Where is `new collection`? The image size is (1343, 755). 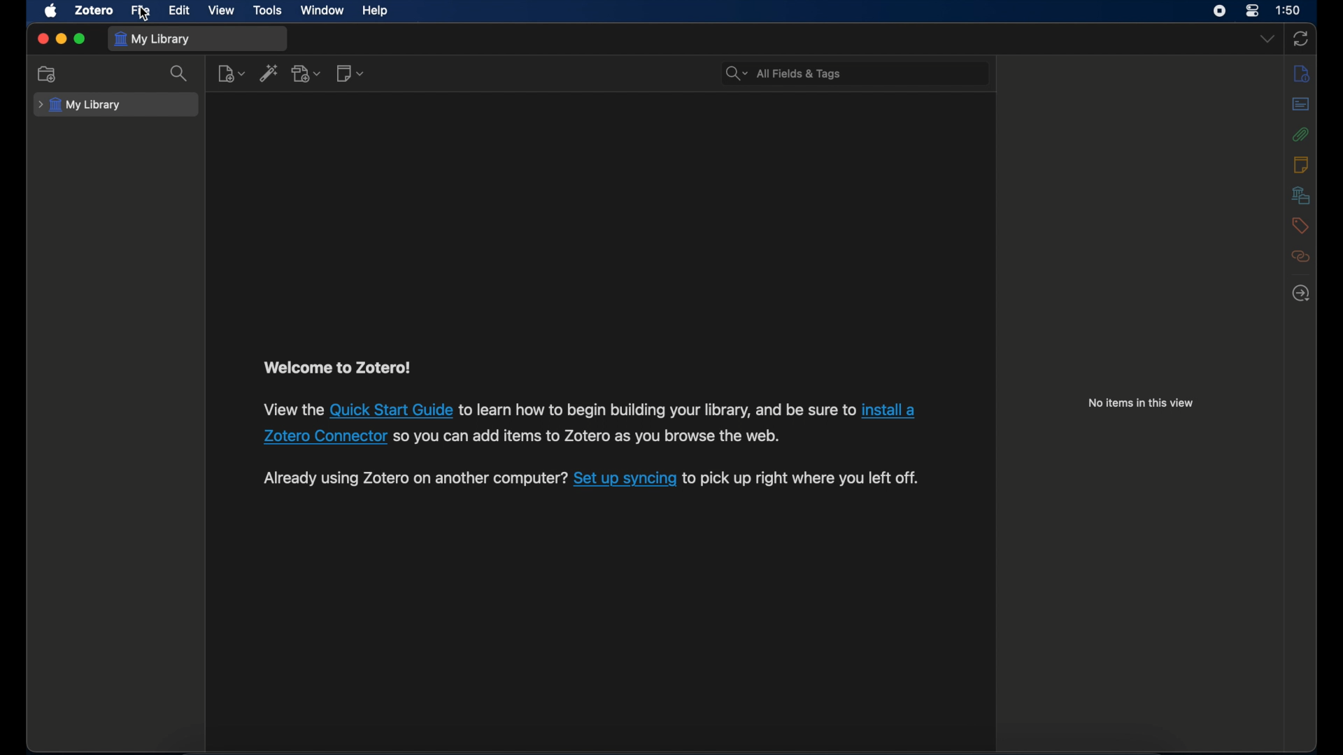
new collection is located at coordinates (47, 73).